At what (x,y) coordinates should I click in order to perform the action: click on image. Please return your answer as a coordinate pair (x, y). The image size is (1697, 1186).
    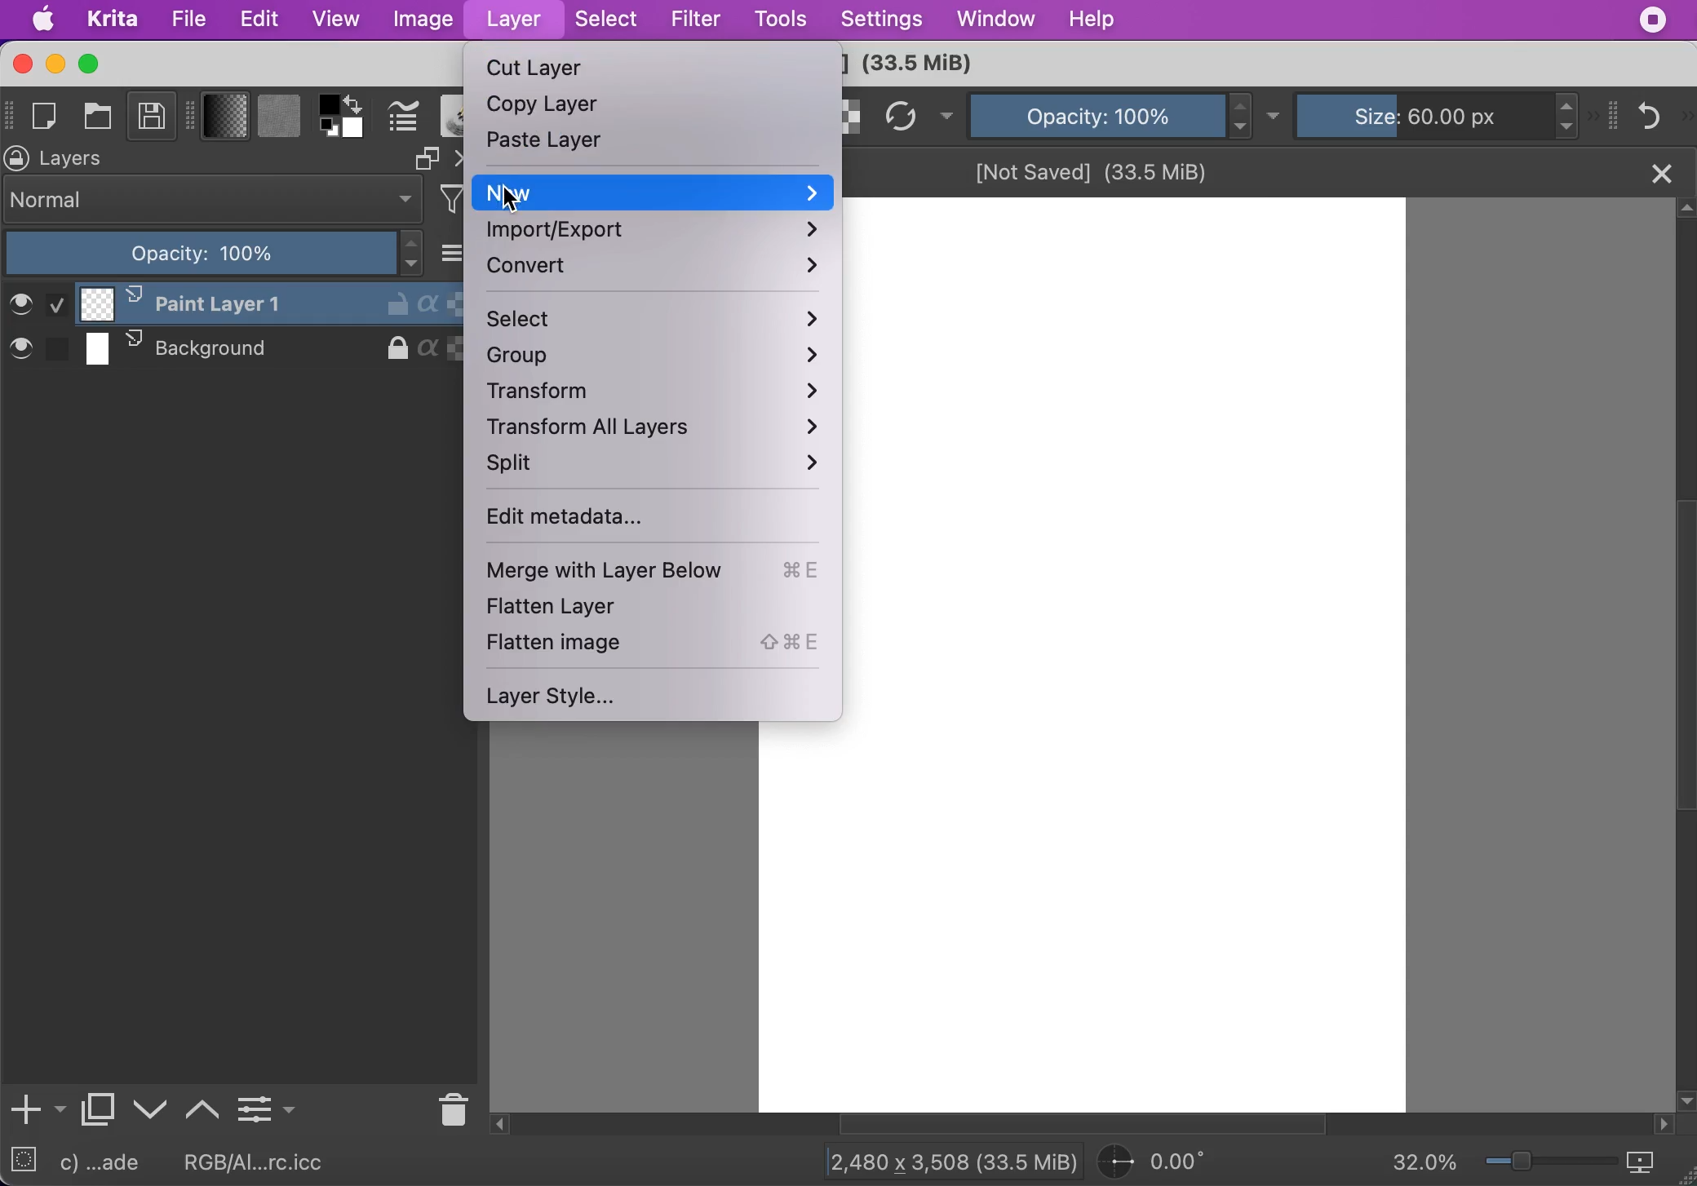
    Looking at the image, I should click on (422, 20).